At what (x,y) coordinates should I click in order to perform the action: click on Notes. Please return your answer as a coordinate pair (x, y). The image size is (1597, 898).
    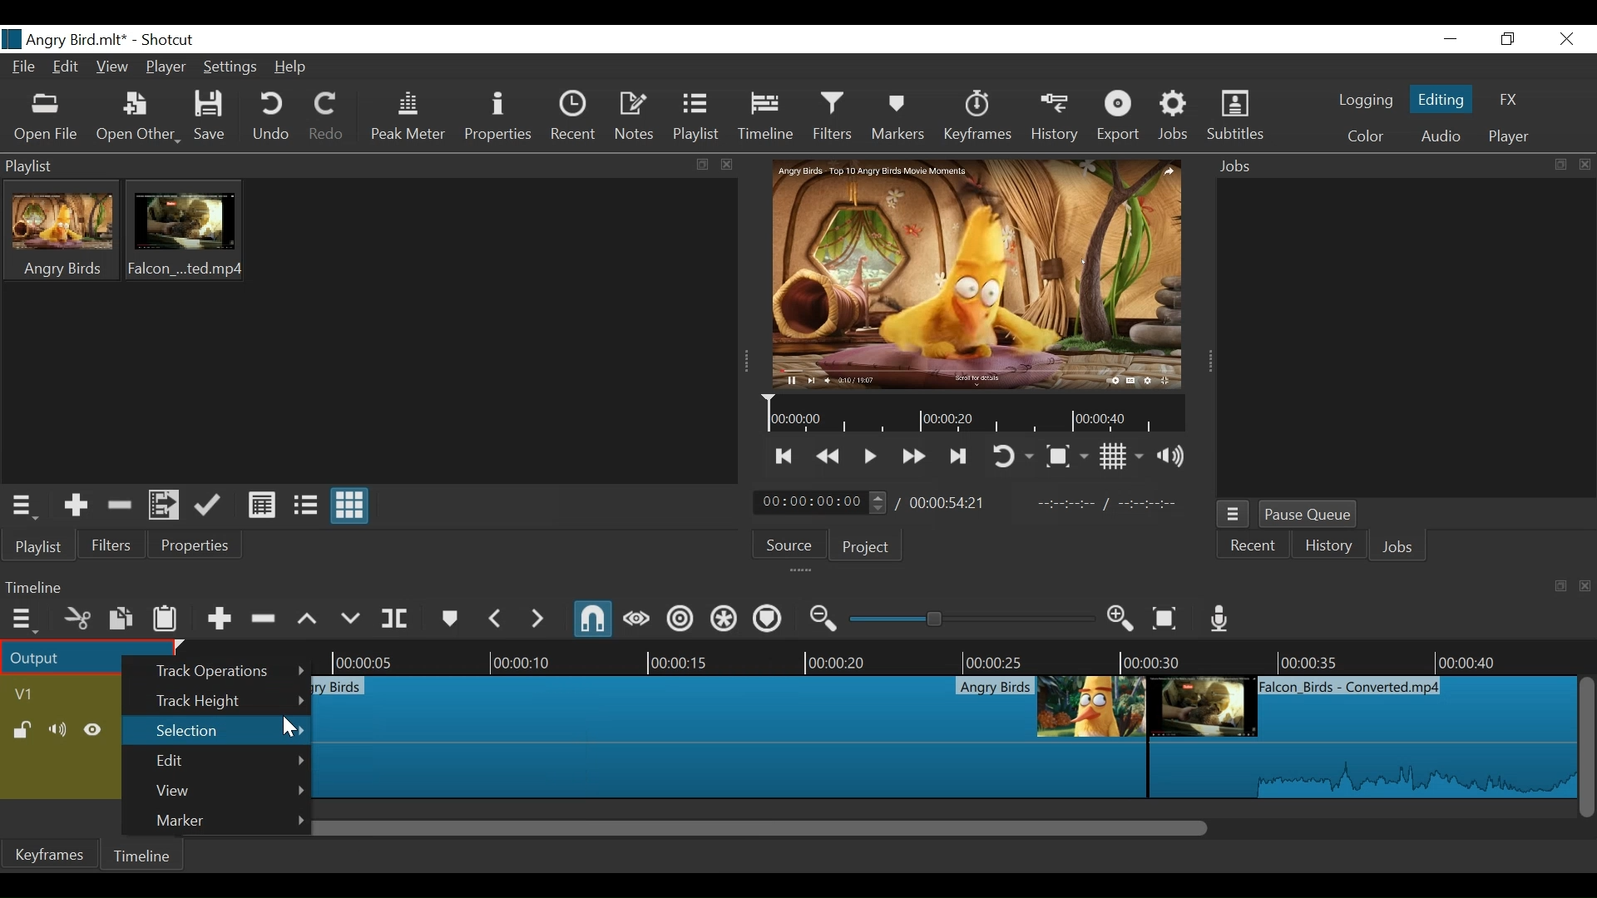
    Looking at the image, I should click on (636, 116).